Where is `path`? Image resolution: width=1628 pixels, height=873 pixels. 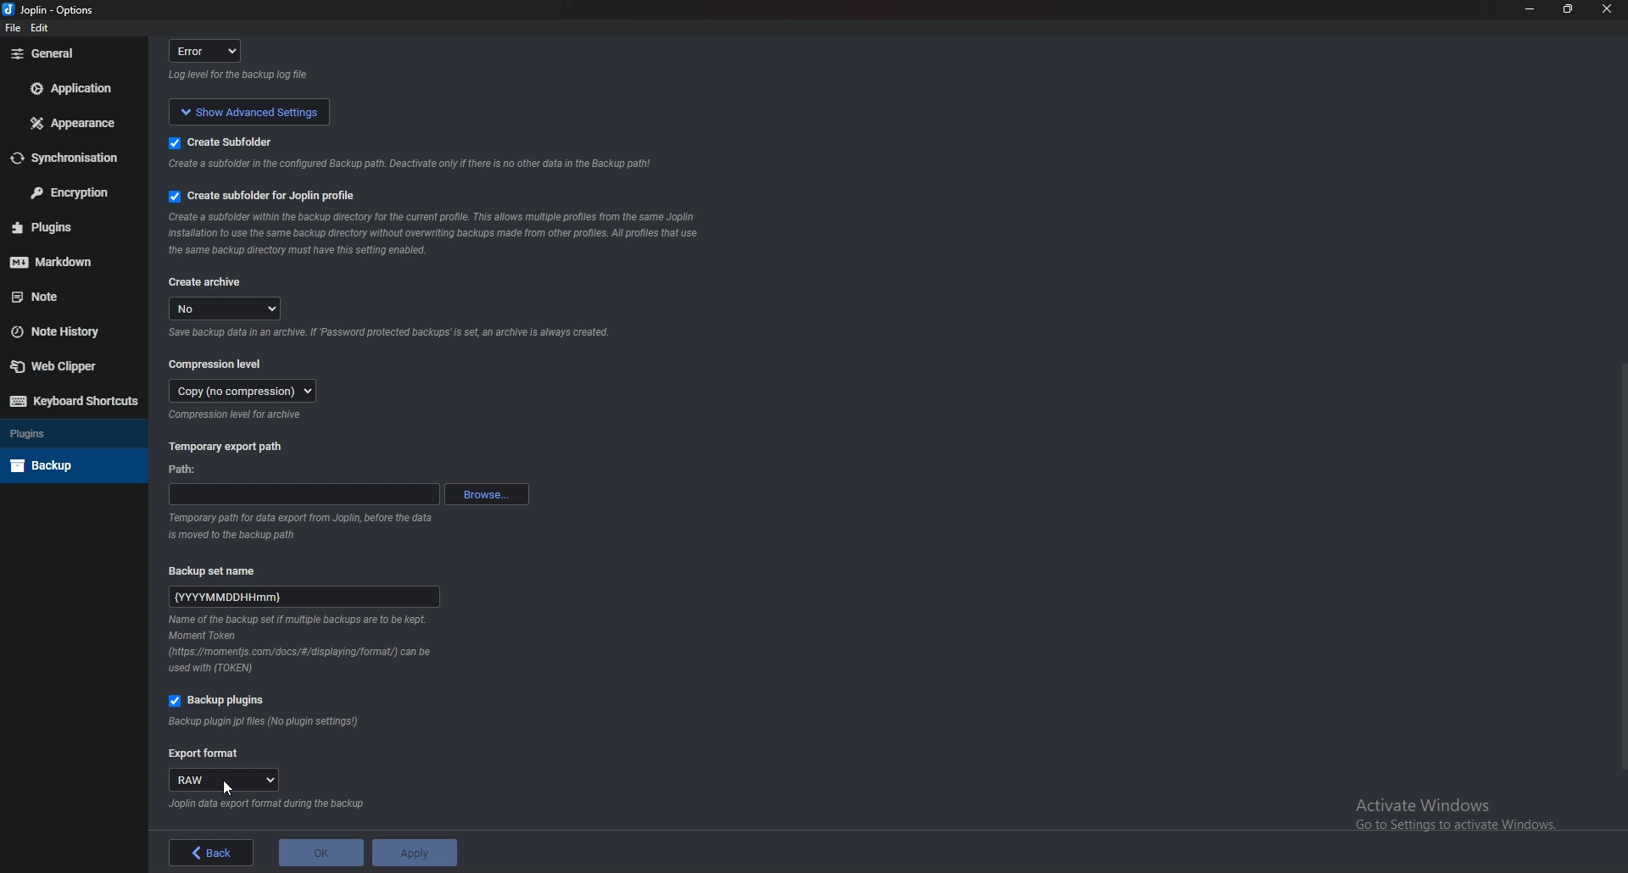 path is located at coordinates (187, 471).